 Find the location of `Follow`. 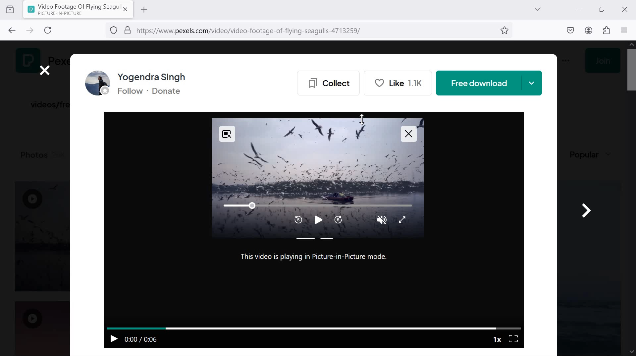

Follow is located at coordinates (129, 92).